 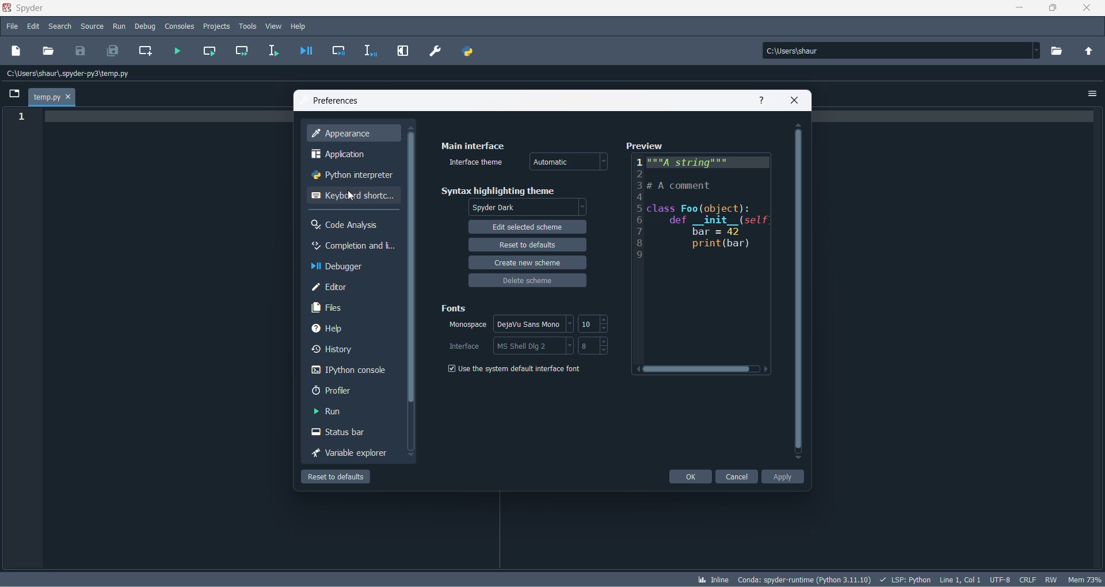 I want to click on apply, so click(x=782, y=477).